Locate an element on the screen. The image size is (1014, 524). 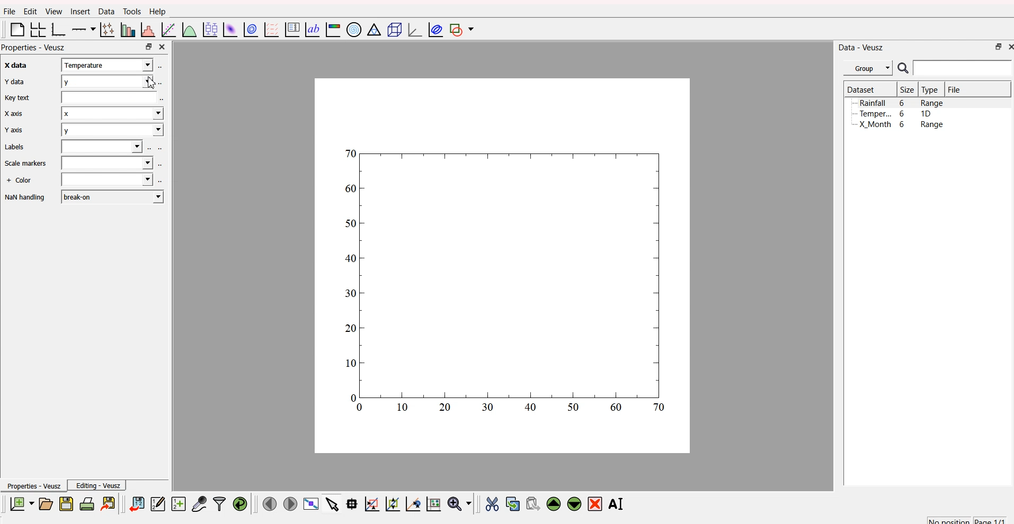
y is located at coordinates (111, 131).